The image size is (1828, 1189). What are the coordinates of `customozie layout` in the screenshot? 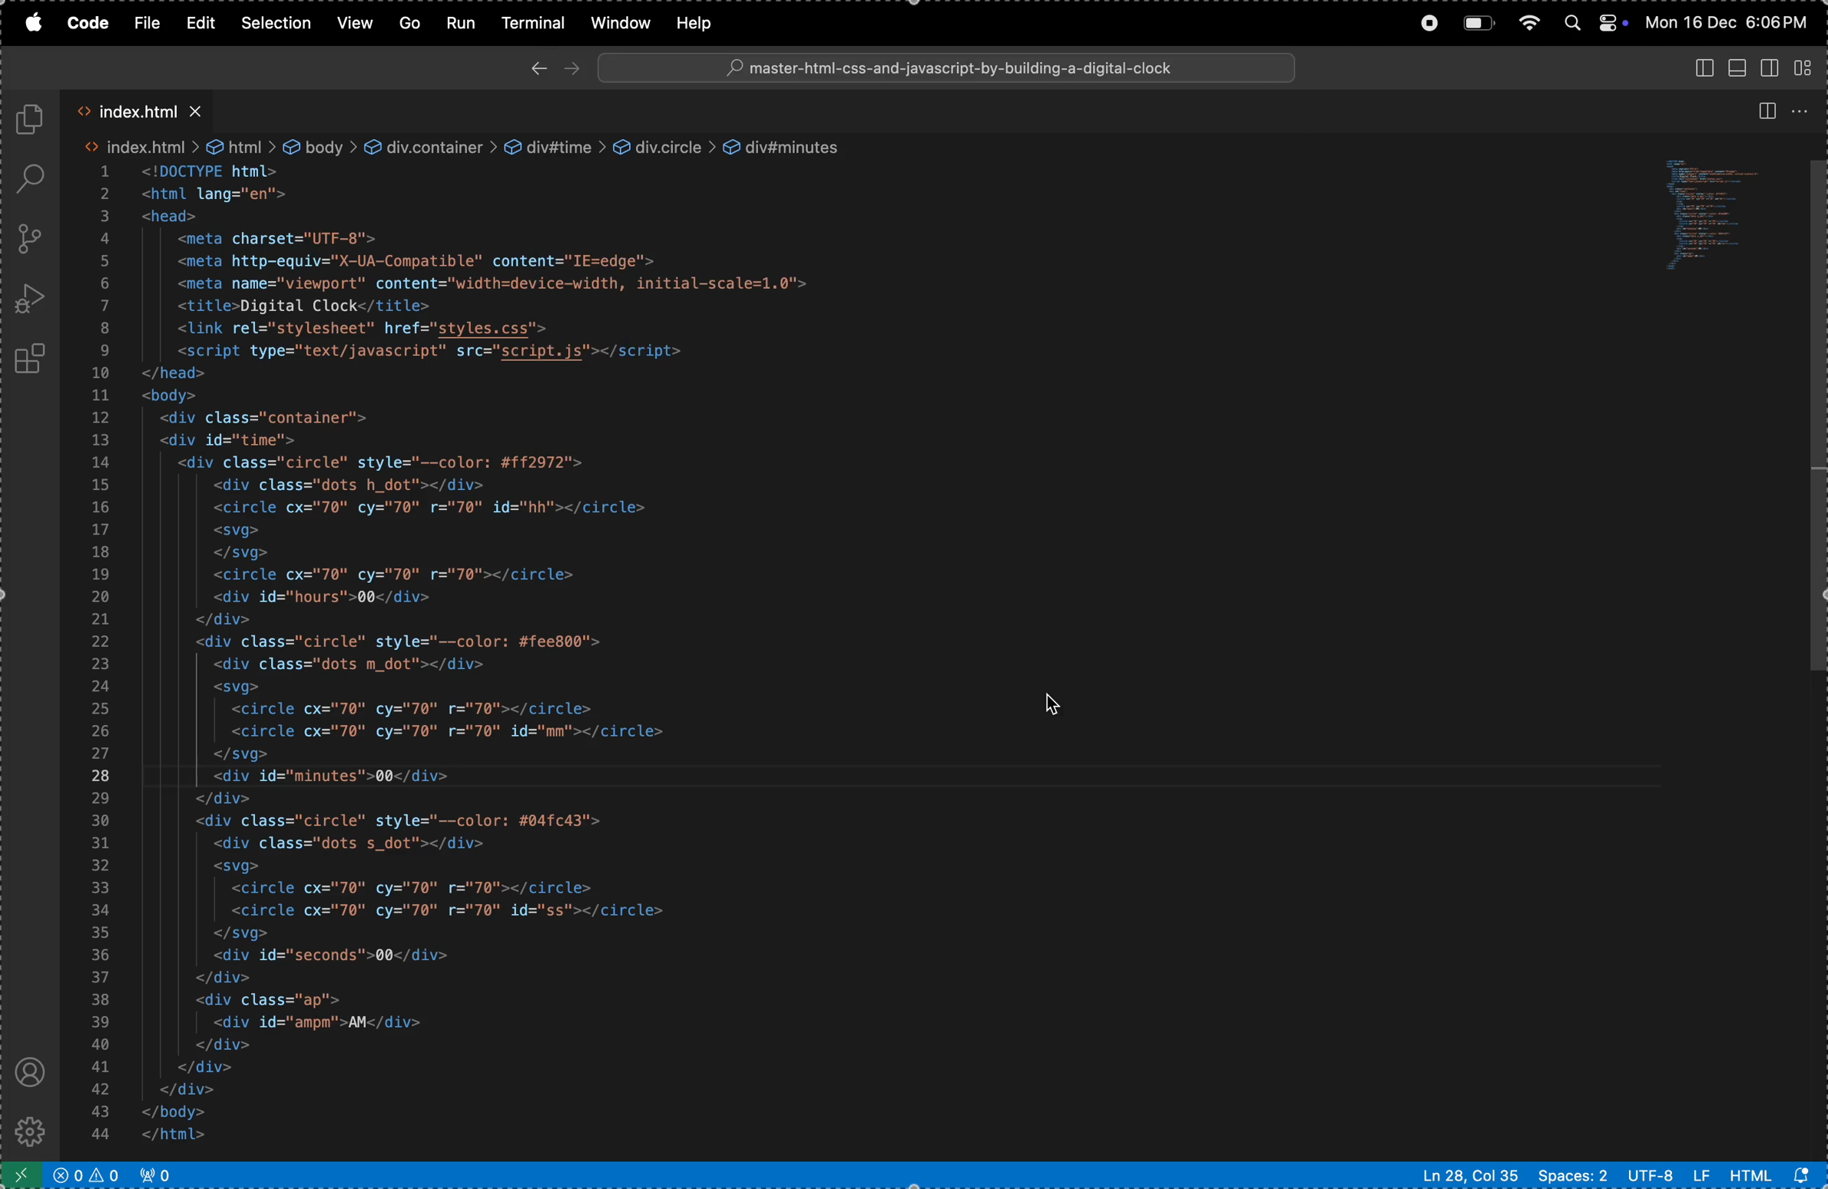 It's located at (1804, 66).